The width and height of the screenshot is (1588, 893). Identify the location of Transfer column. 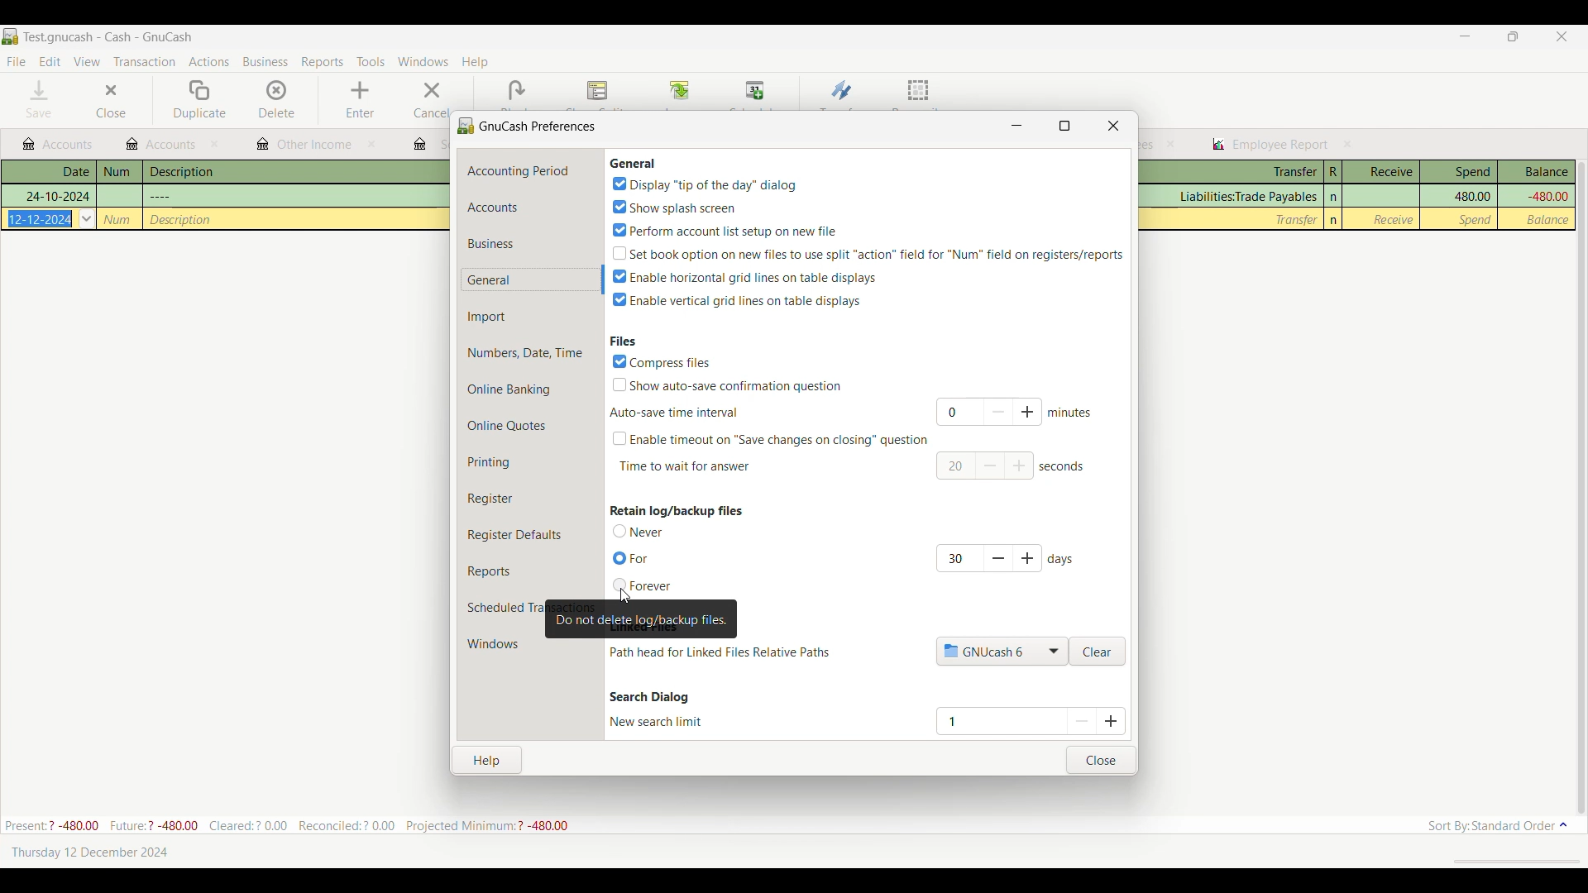
(1246, 197).